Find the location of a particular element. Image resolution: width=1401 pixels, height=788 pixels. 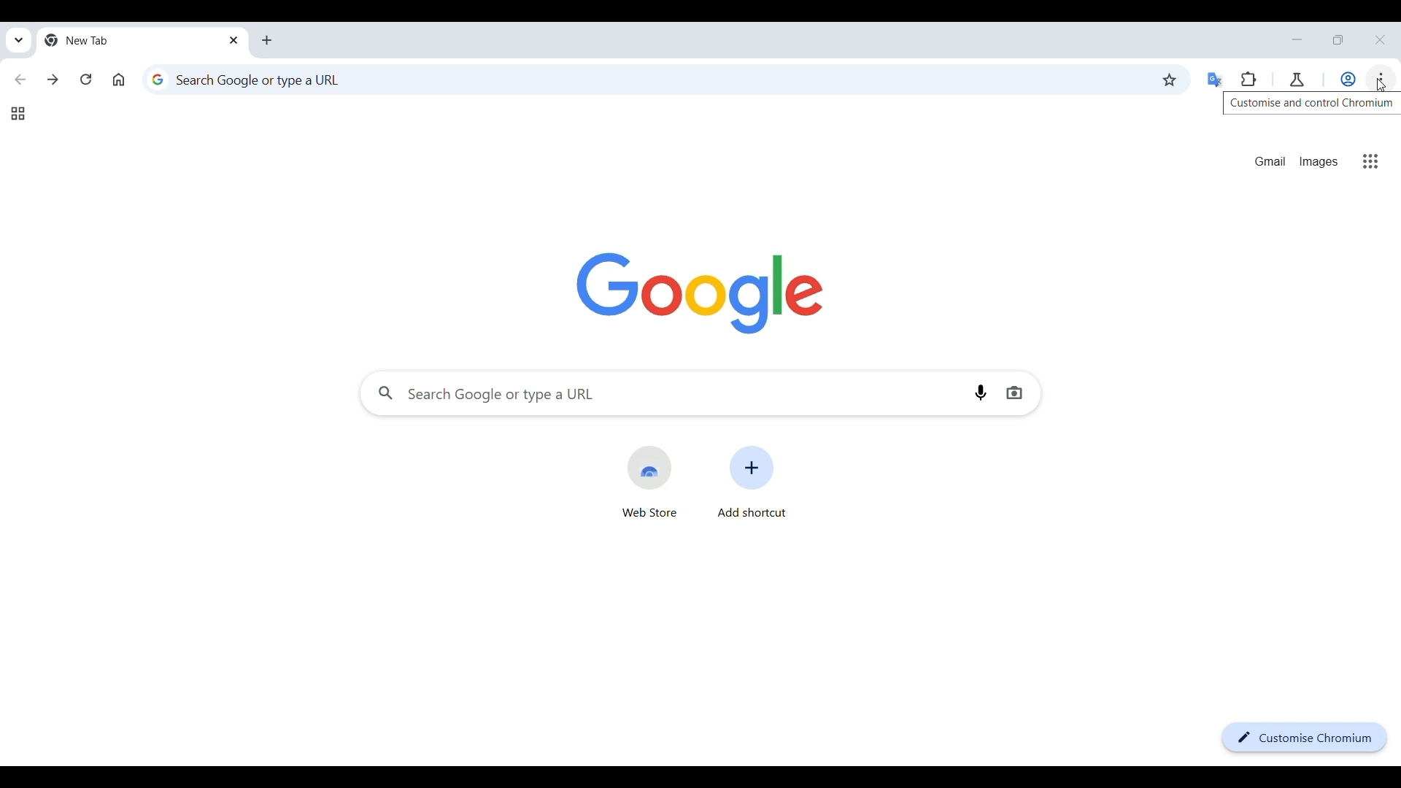

Bookmark this tab is located at coordinates (1170, 80).